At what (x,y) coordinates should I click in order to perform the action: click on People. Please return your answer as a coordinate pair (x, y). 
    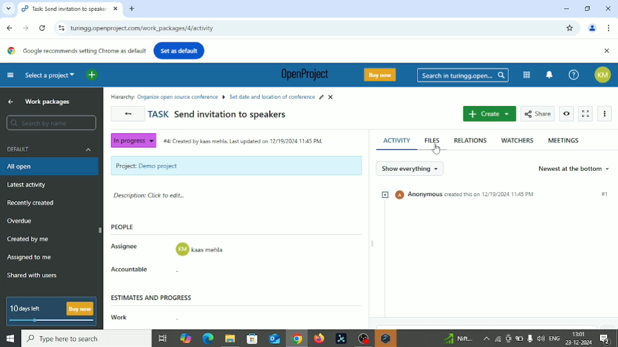
    Looking at the image, I should click on (126, 228).